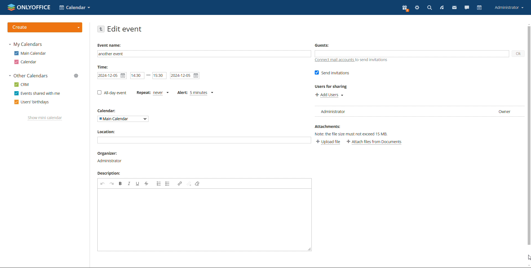 This screenshot has height=268, width=531. Describe the element at coordinates (328, 142) in the screenshot. I see `upload file` at that location.